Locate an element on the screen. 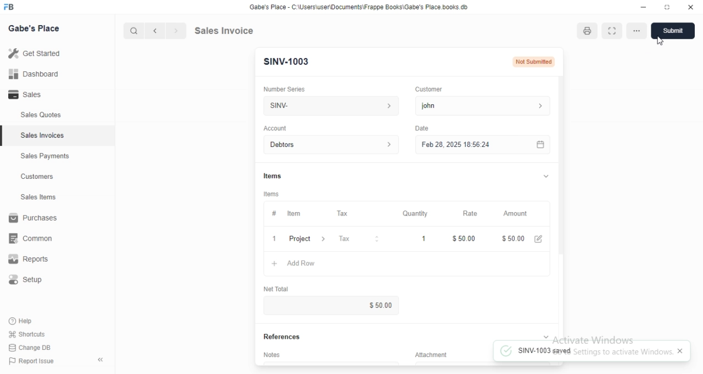 This screenshot has height=374, width=703. Customers. is located at coordinates (34, 178).